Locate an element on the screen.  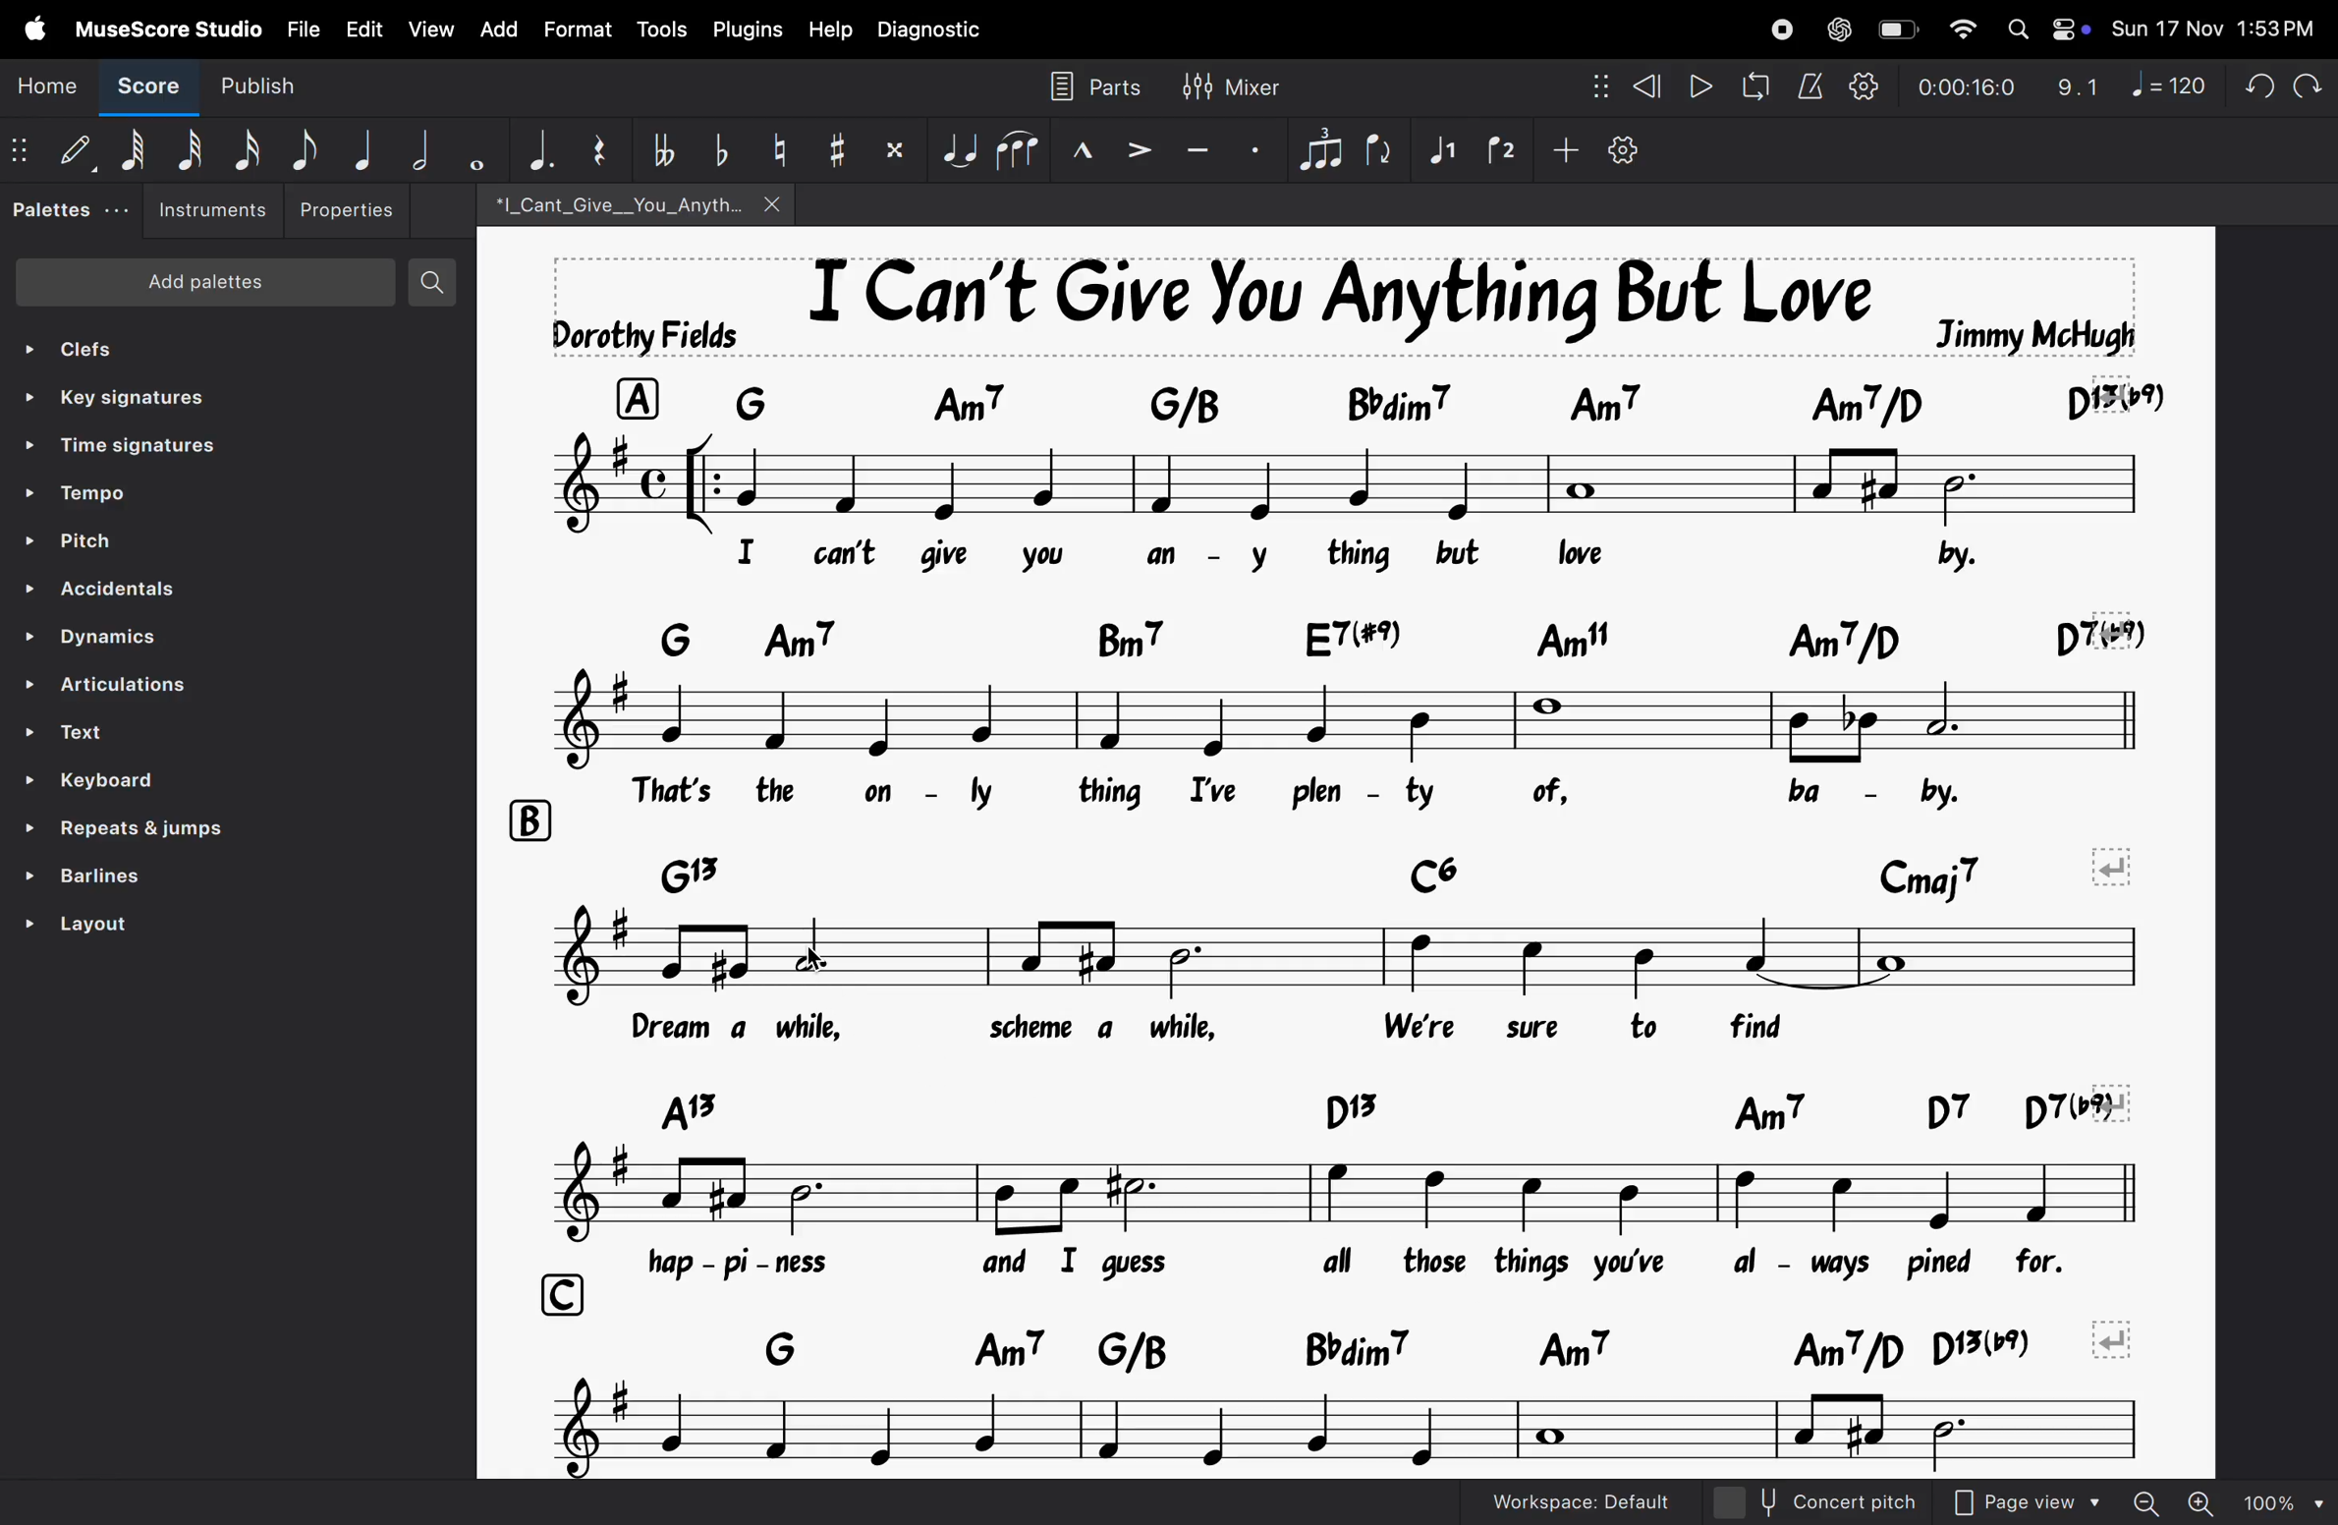
notes keys is located at coordinates (1372, 1344).